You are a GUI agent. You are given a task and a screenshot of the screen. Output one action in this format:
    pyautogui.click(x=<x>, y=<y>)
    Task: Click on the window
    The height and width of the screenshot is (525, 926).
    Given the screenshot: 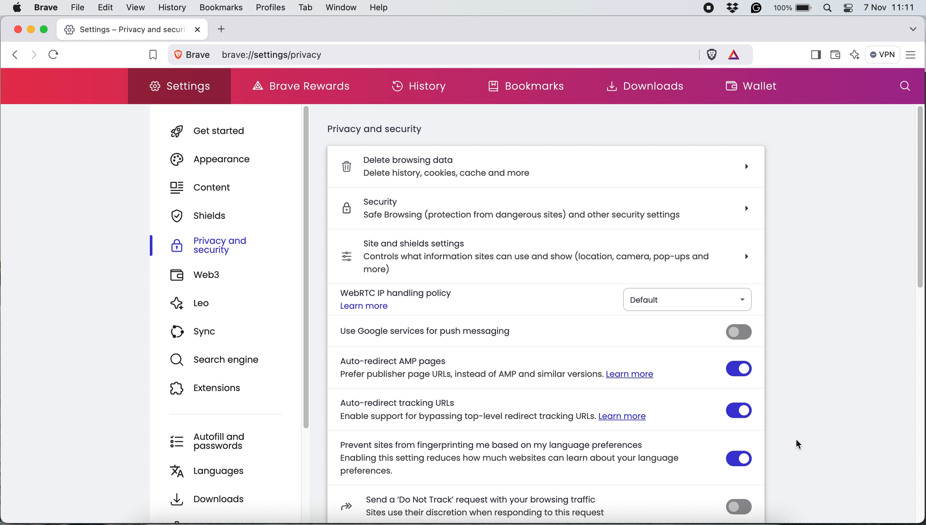 What is the action you would take?
    pyautogui.click(x=339, y=7)
    